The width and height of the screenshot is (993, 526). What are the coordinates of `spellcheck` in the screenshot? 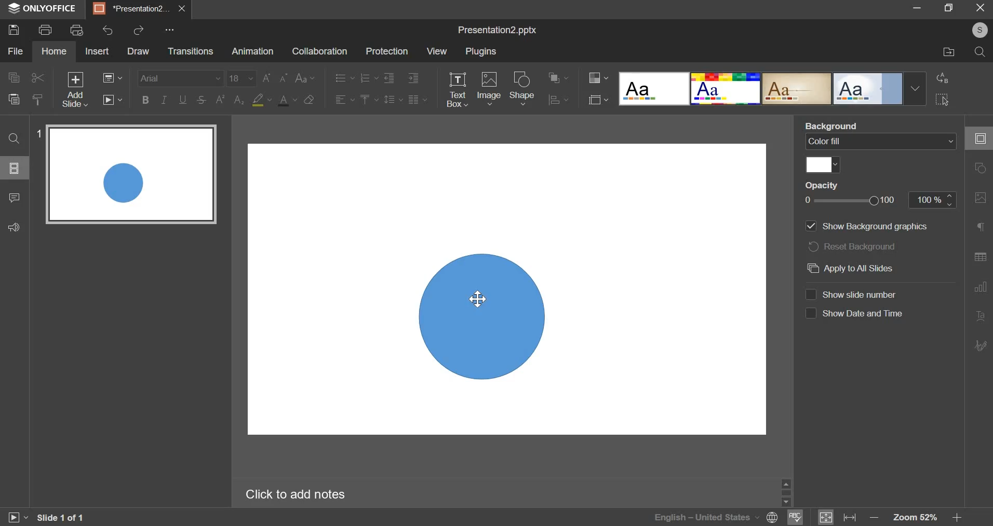 It's located at (796, 516).